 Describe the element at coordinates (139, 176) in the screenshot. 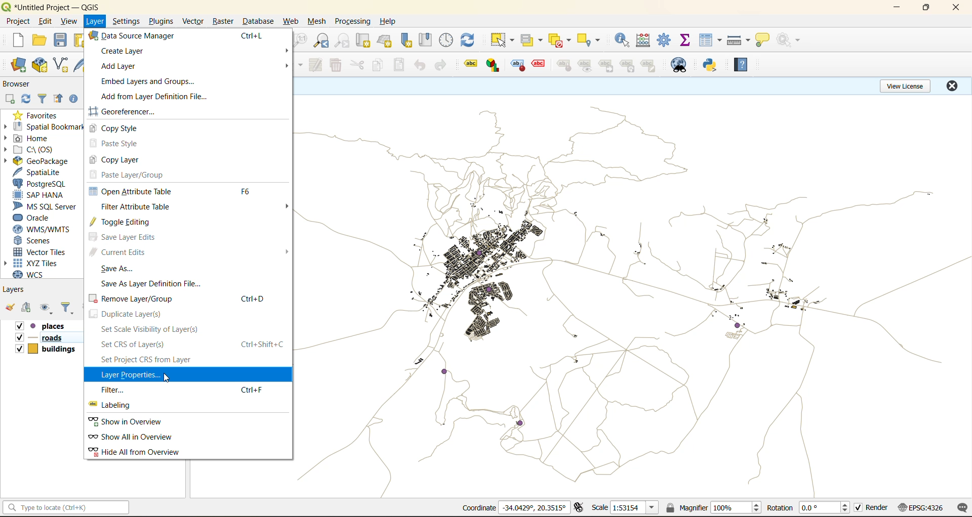

I see `paste layer` at that location.